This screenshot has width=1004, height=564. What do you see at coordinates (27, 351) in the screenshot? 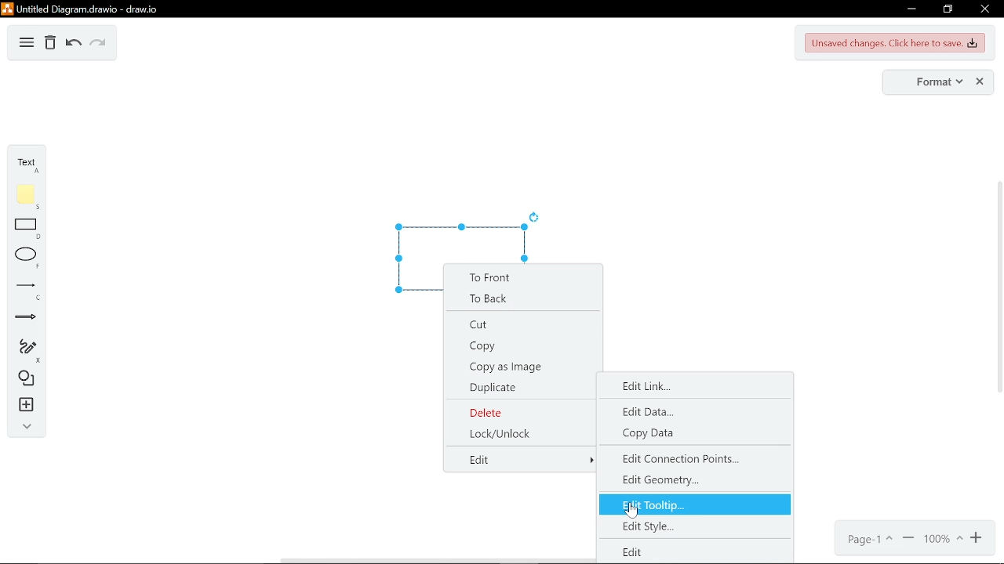
I see `freehand` at bounding box center [27, 351].